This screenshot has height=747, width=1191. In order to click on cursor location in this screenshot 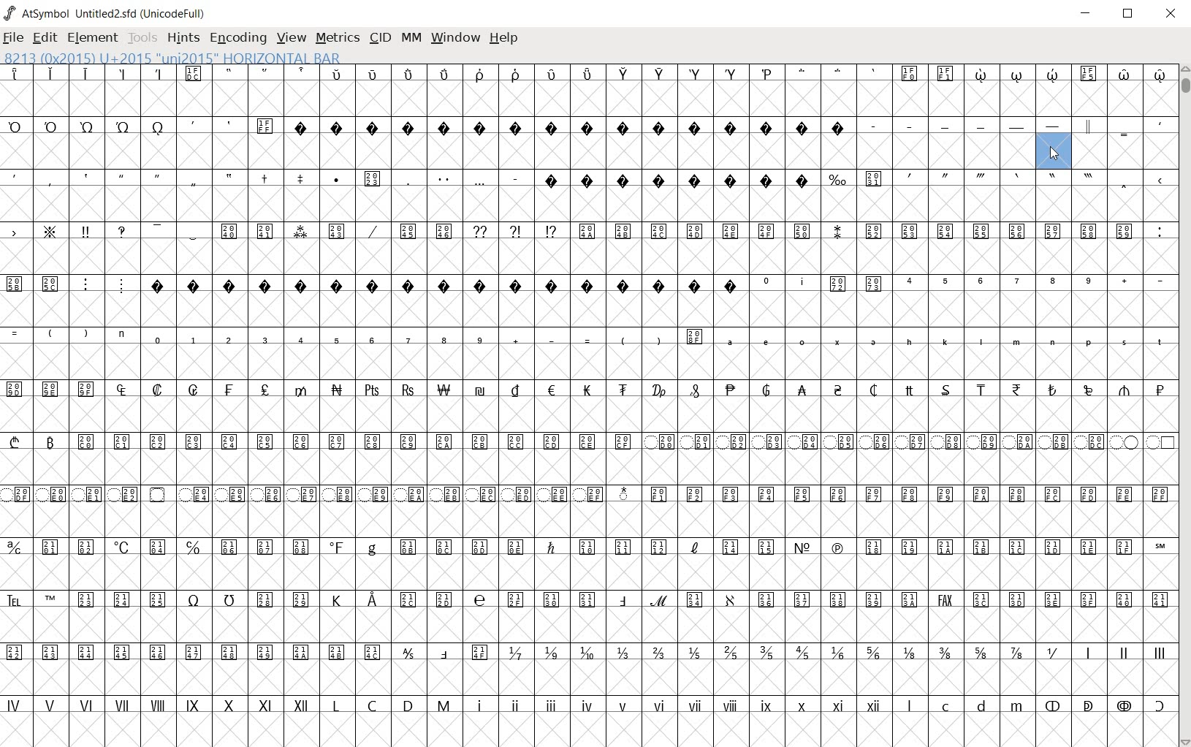, I will do `click(1052, 153)`.